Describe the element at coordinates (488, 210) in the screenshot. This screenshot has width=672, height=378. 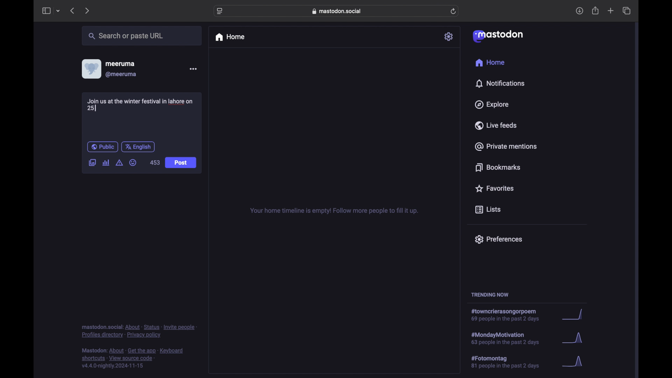
I see `lists` at that location.